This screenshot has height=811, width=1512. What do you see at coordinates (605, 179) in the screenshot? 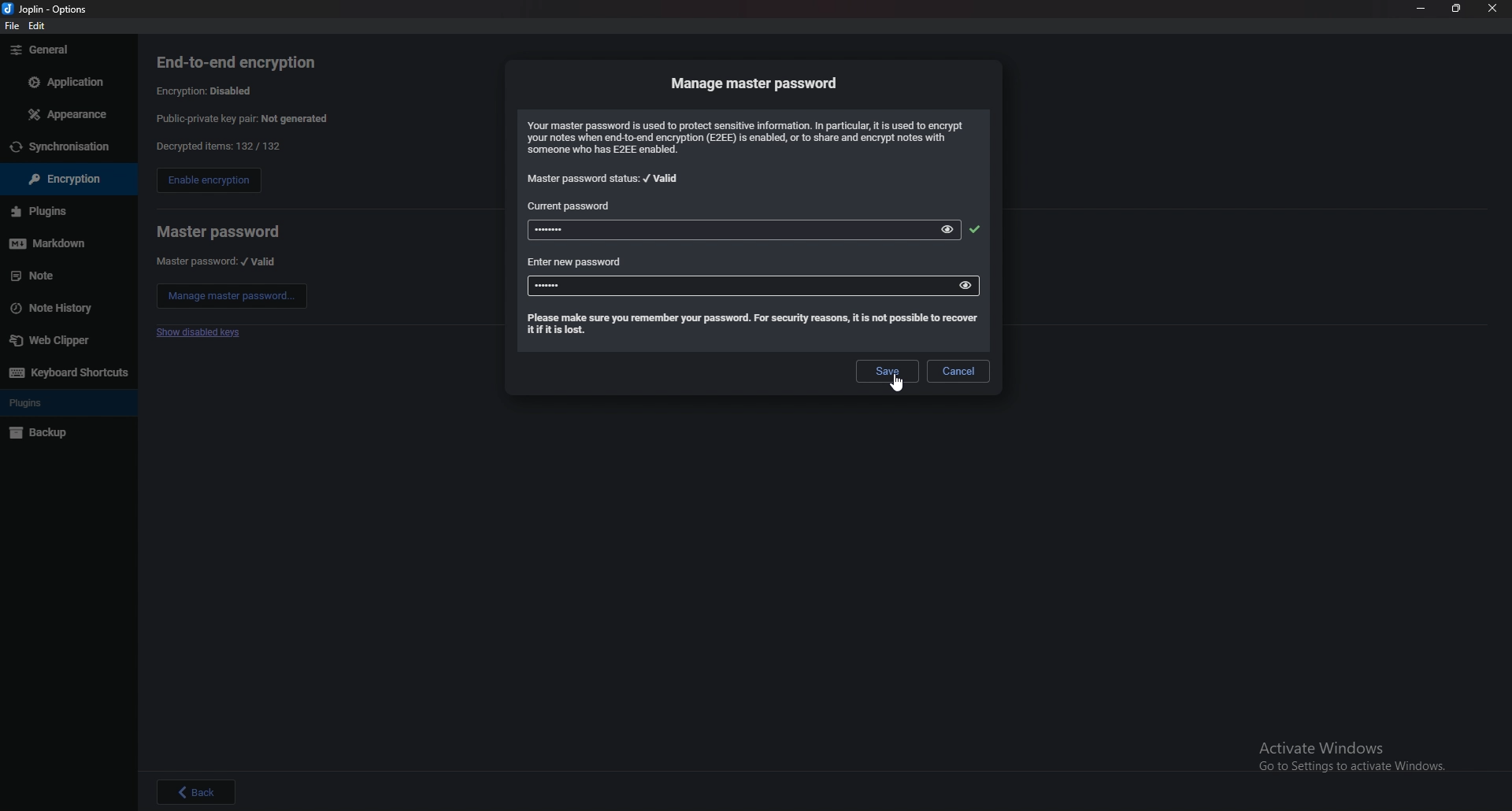
I see `master password status` at bounding box center [605, 179].